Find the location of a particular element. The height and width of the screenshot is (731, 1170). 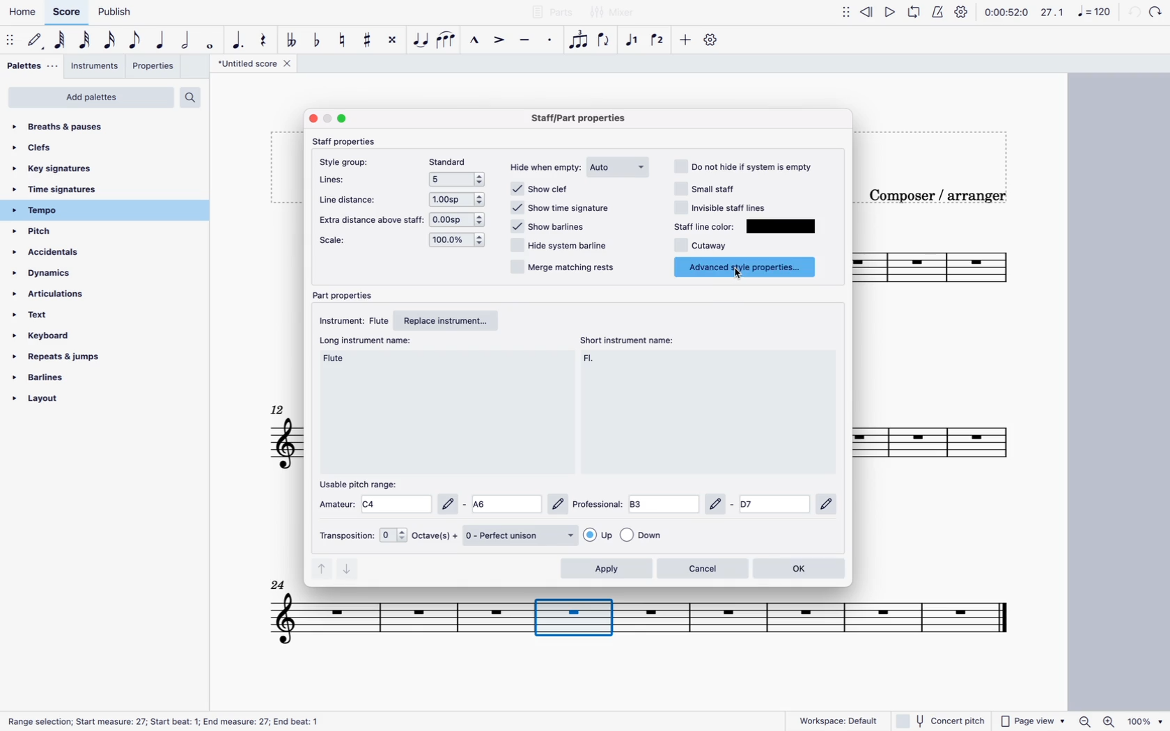

back is located at coordinates (1133, 13).